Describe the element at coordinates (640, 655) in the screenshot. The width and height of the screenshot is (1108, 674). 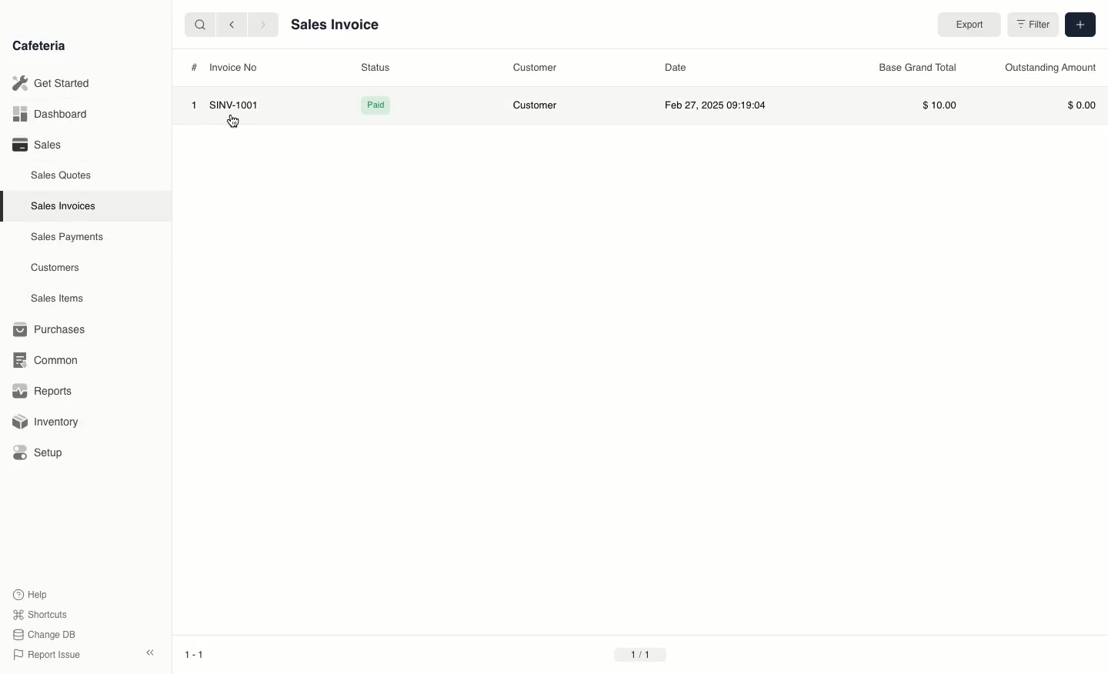
I see `1/1` at that location.